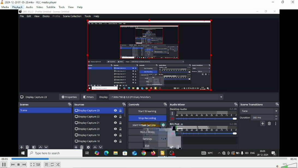 This screenshot has height=168, width=298. I want to click on Cursor, so click(22, 10).